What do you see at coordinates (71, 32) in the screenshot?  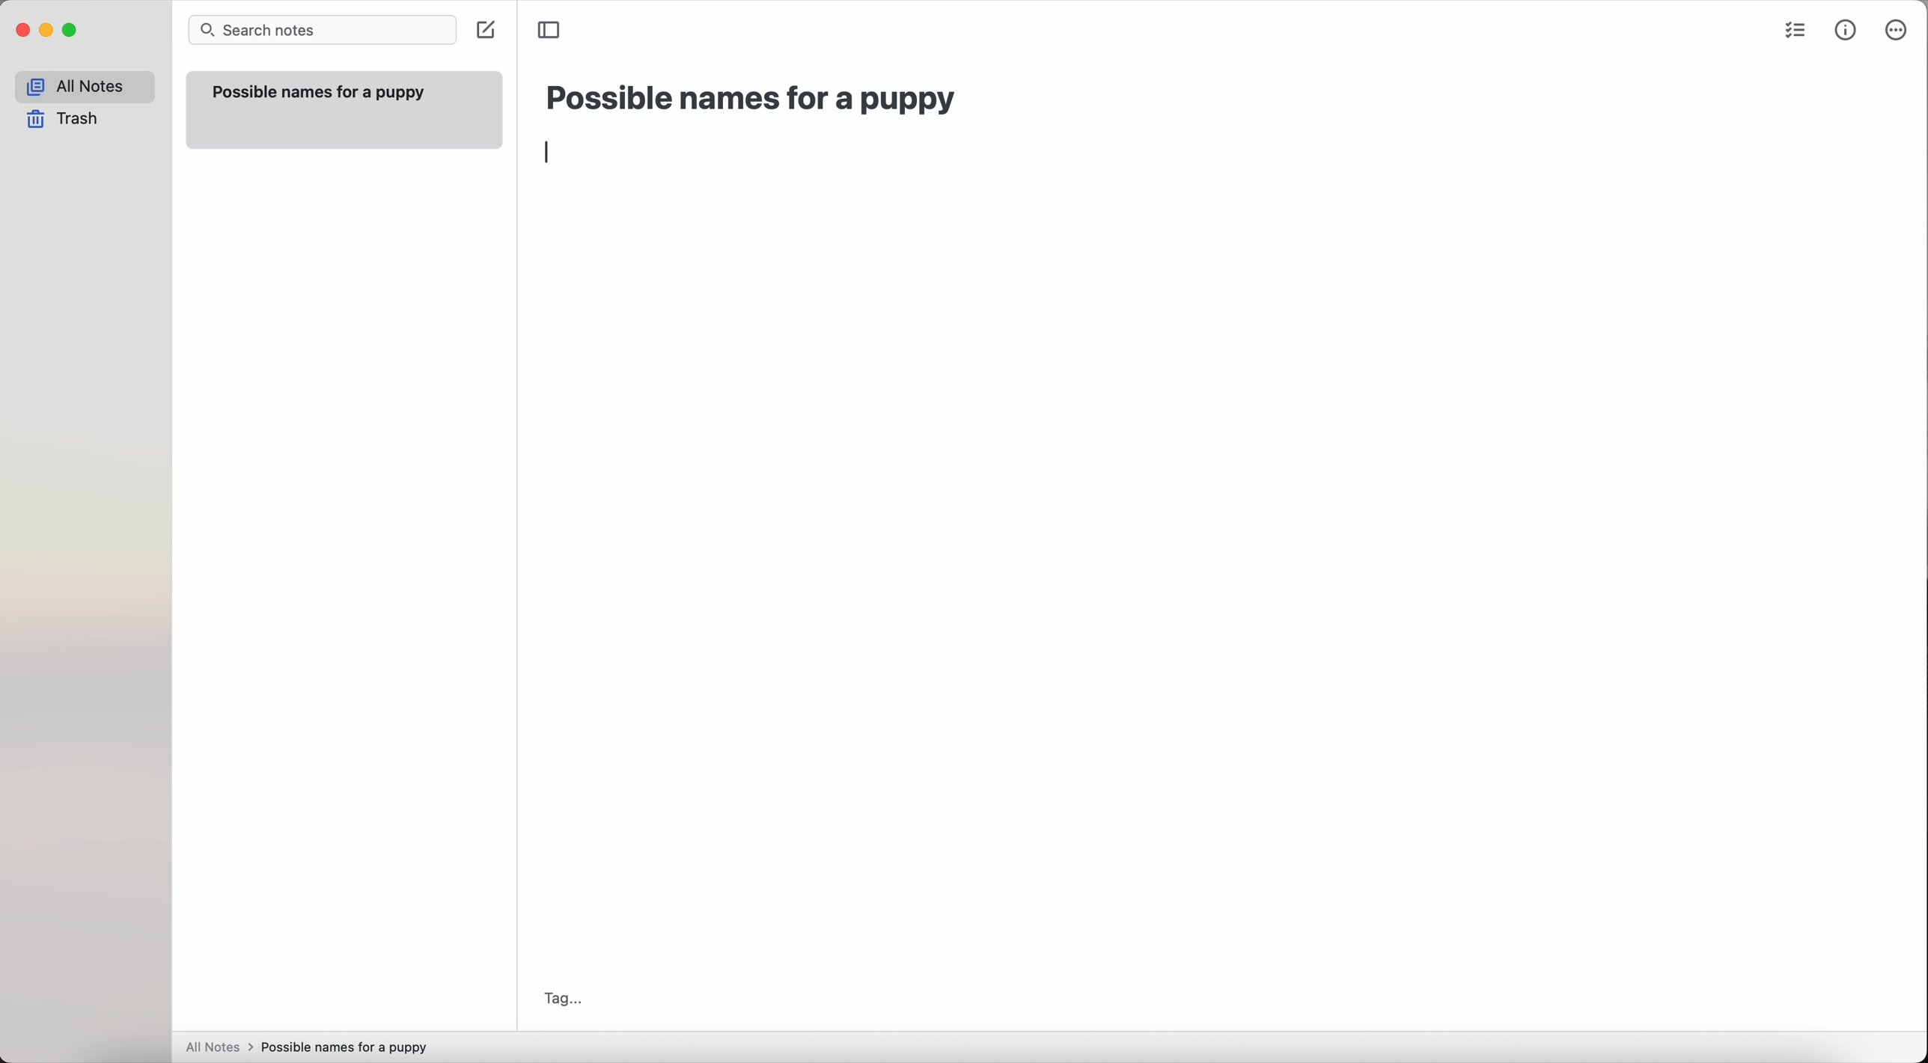 I see `maximize` at bounding box center [71, 32].